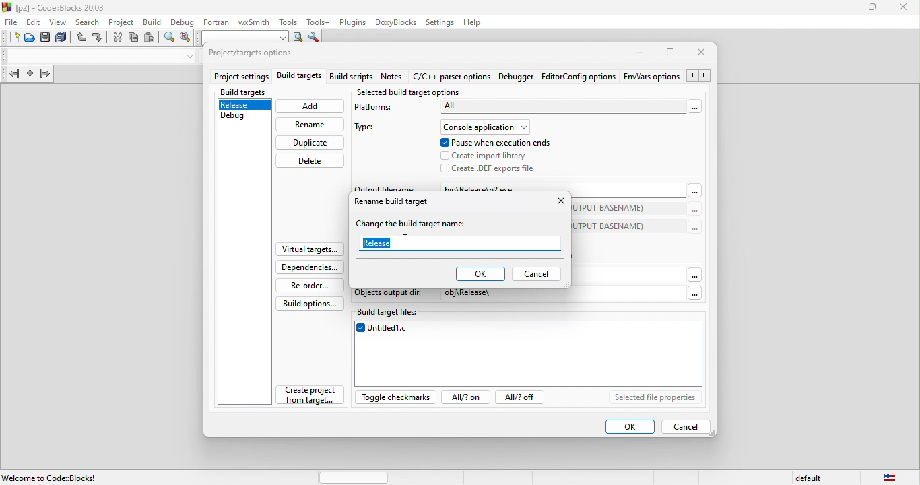  I want to click on create def exports file, so click(500, 168).